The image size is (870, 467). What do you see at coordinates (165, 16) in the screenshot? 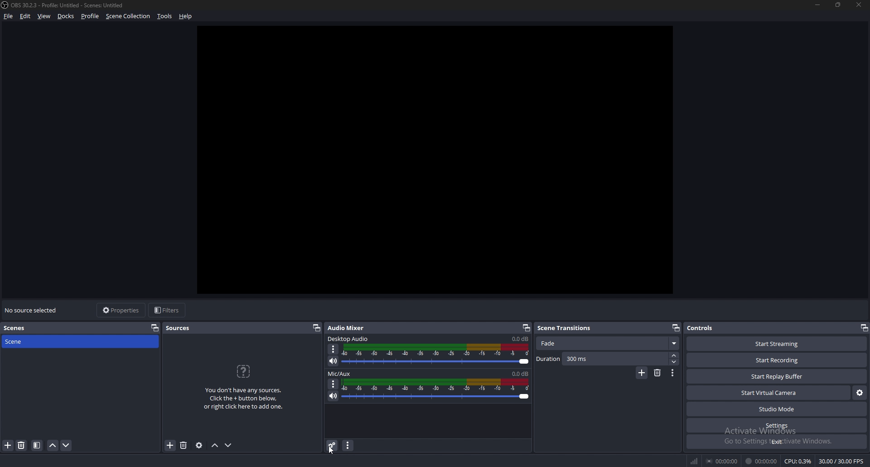
I see `tools` at bounding box center [165, 16].